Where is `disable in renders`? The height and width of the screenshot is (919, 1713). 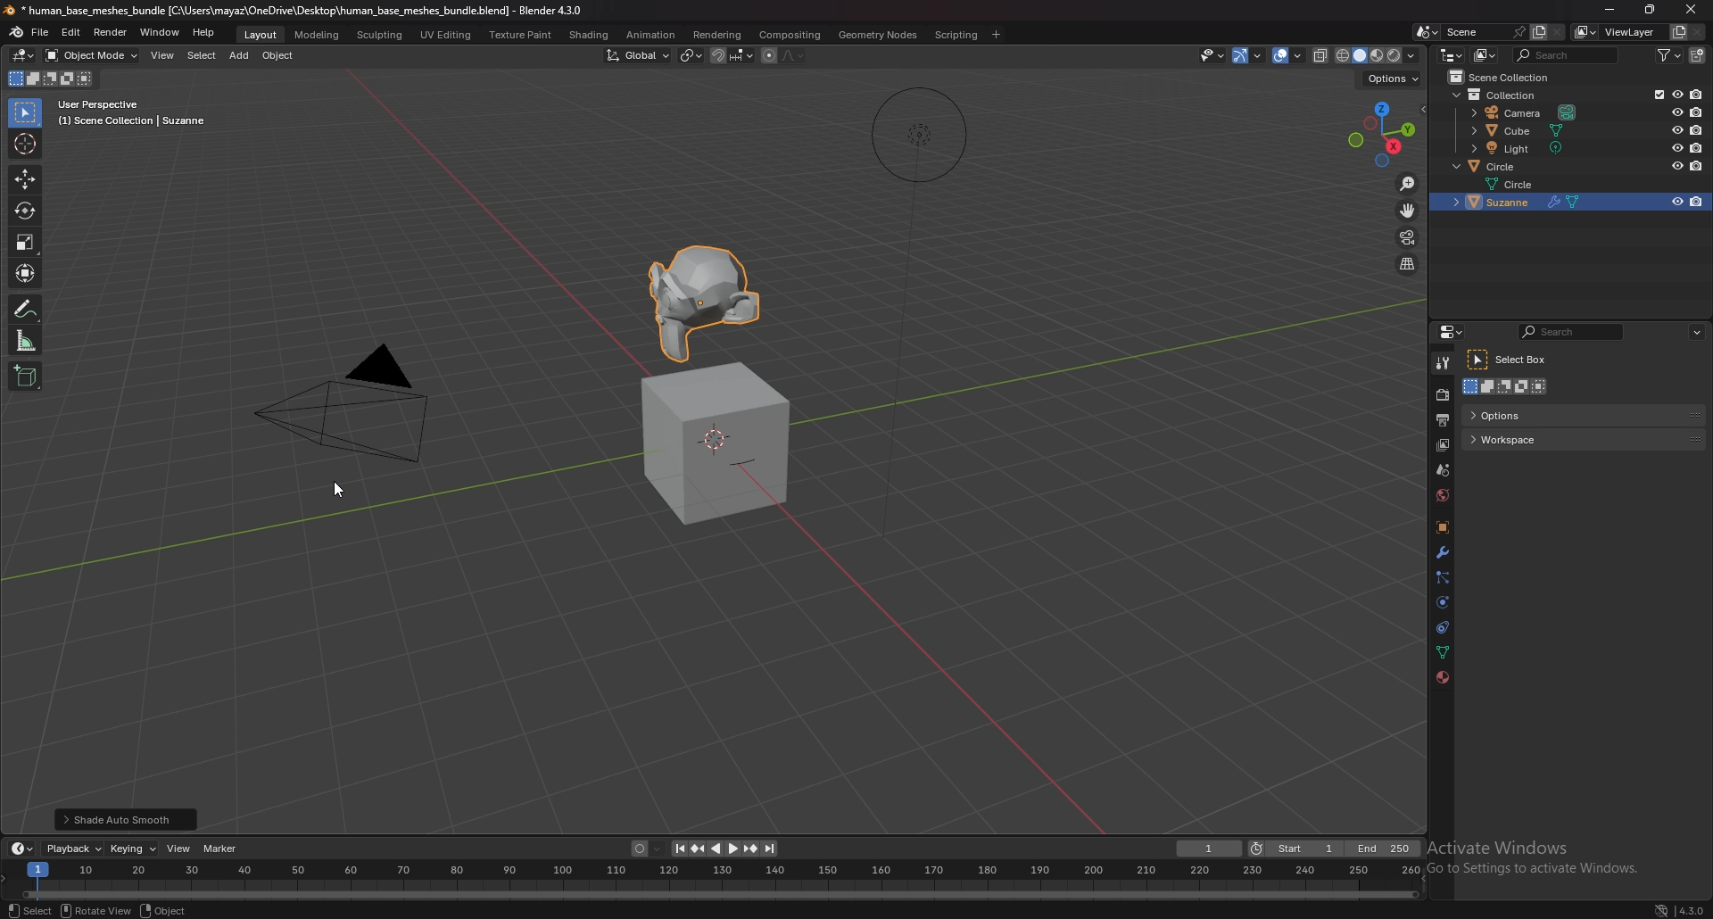
disable in renders is located at coordinates (1695, 166).